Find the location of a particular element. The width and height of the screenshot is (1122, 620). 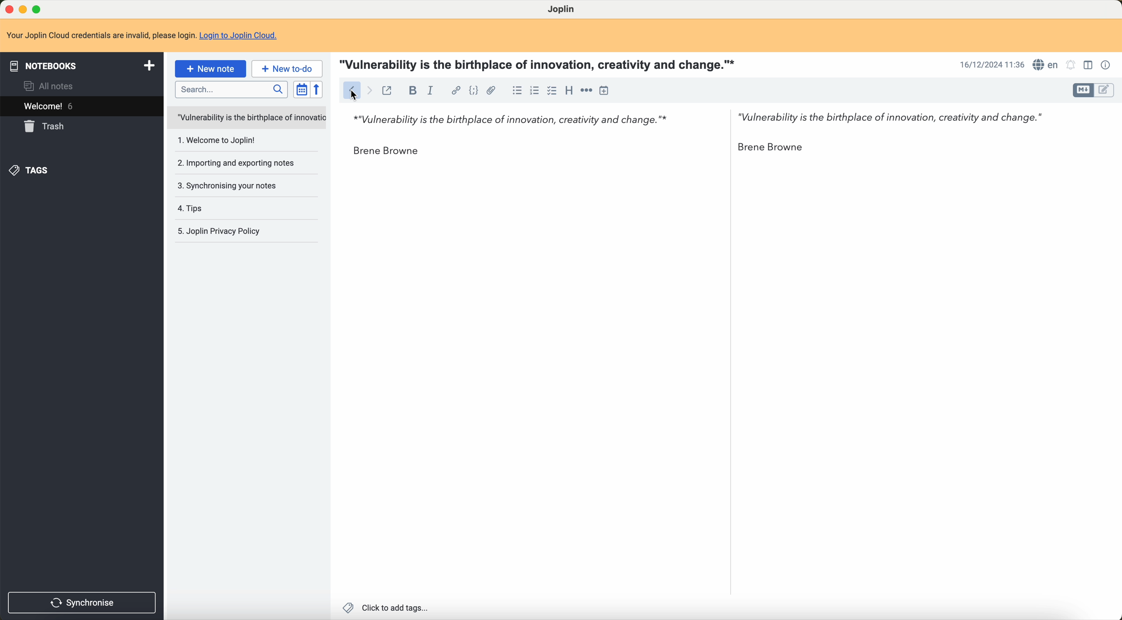

search bar is located at coordinates (230, 89).